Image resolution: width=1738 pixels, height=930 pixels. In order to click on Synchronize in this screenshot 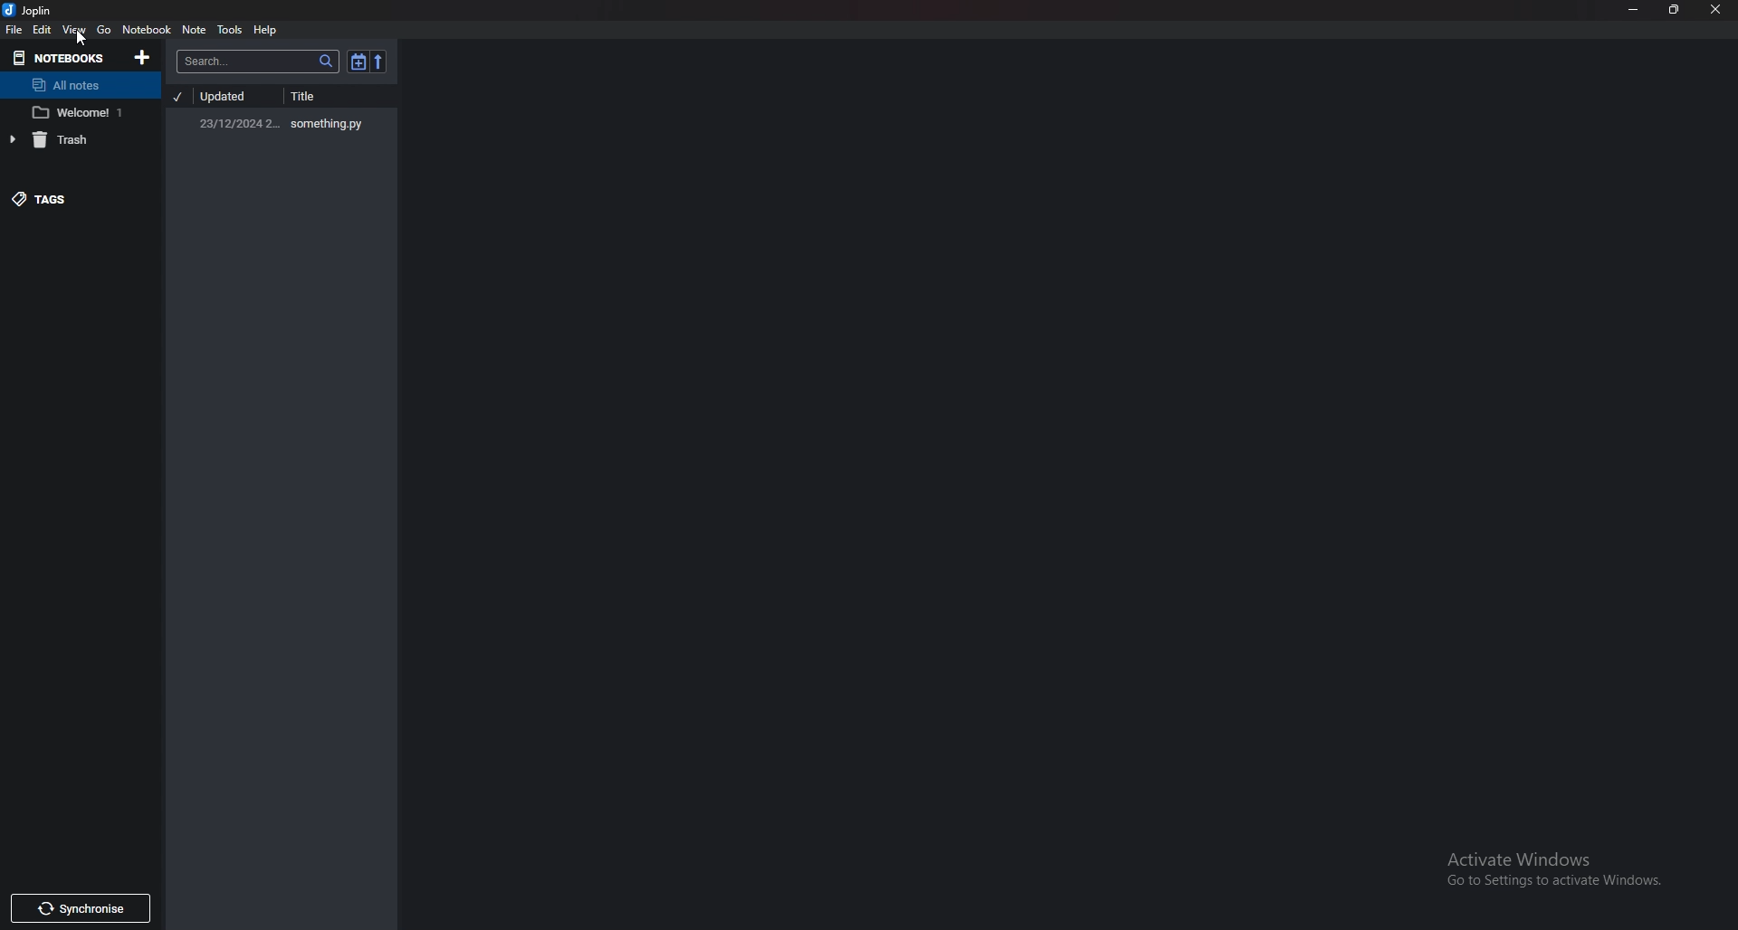, I will do `click(79, 911)`.